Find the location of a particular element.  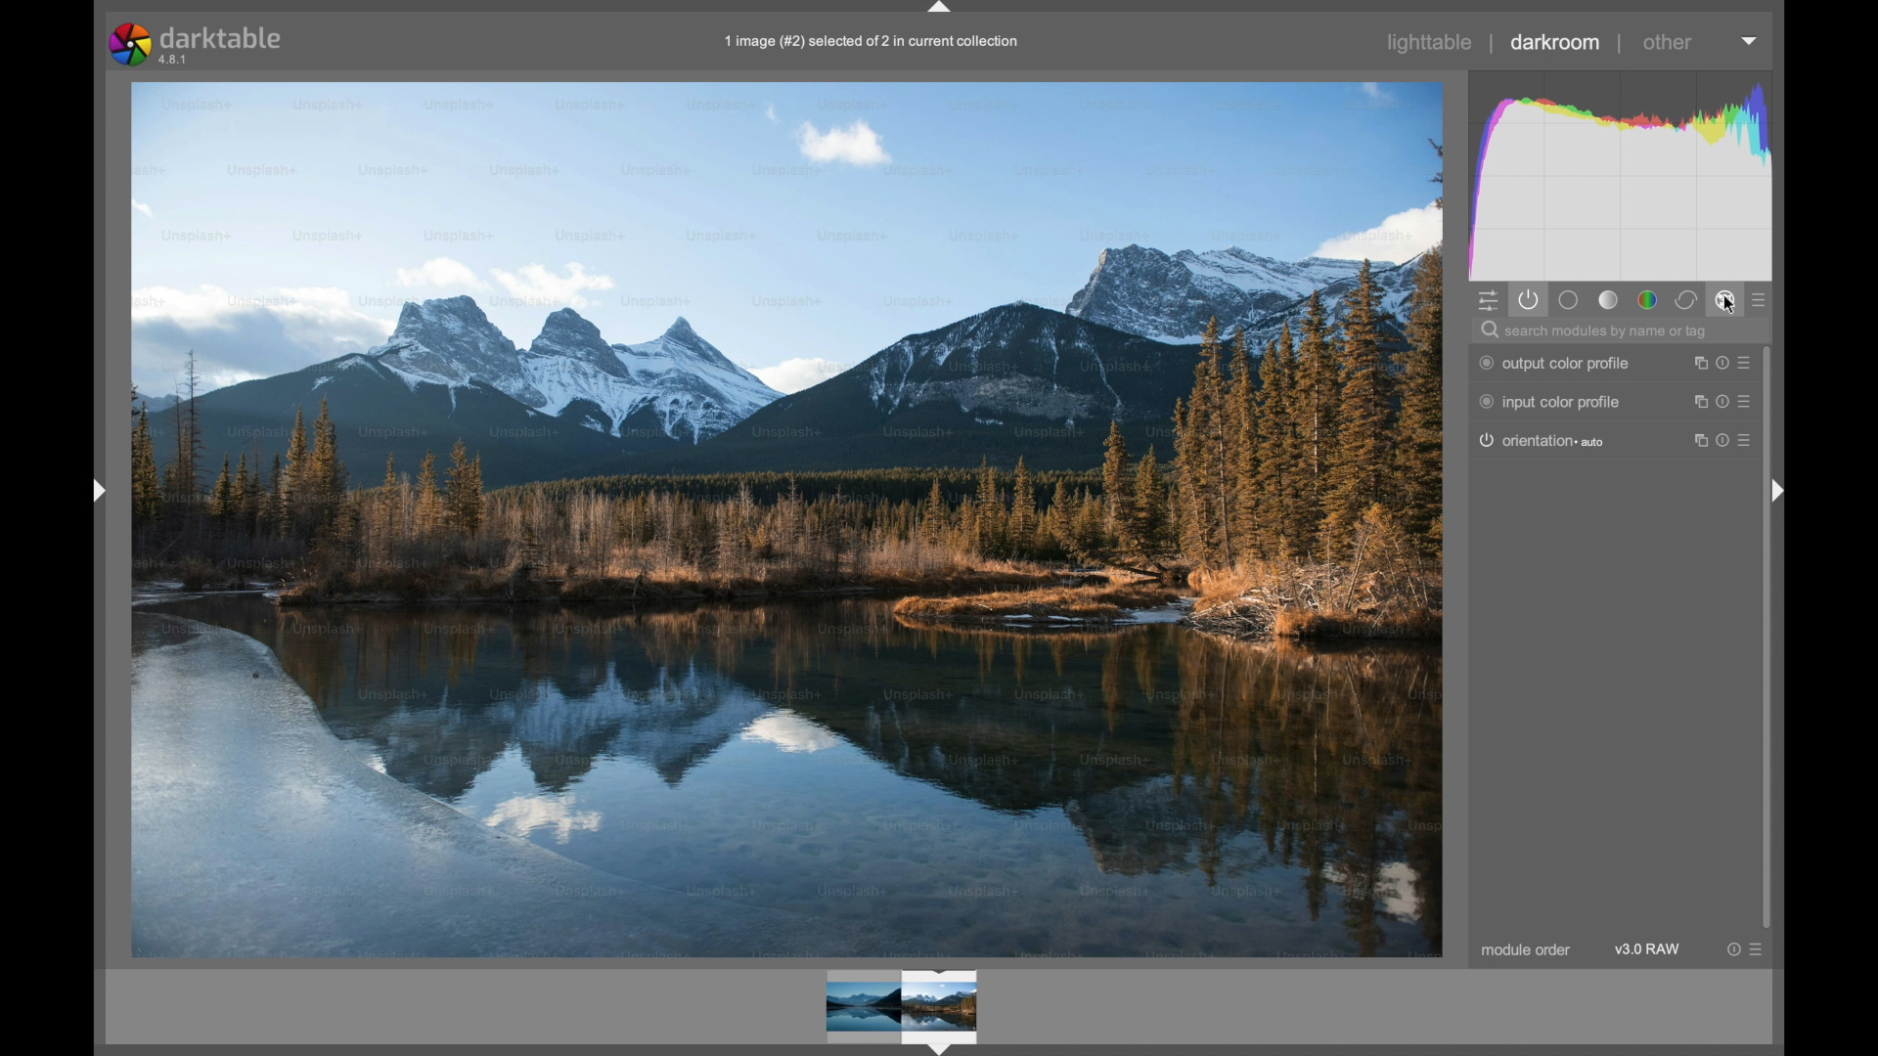

reset parameters is located at coordinates (1721, 362).